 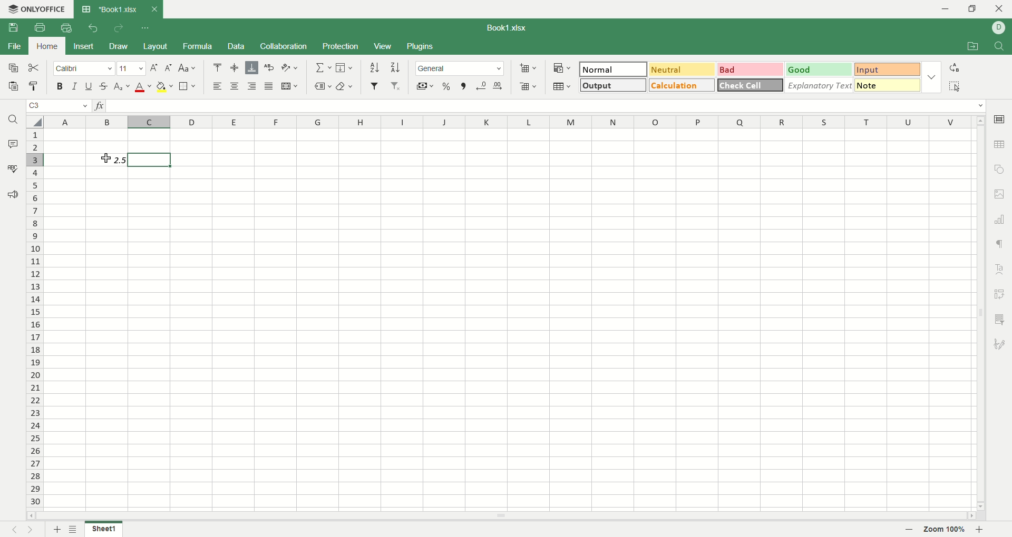 What do you see at coordinates (291, 67) in the screenshot?
I see `orientation` at bounding box center [291, 67].